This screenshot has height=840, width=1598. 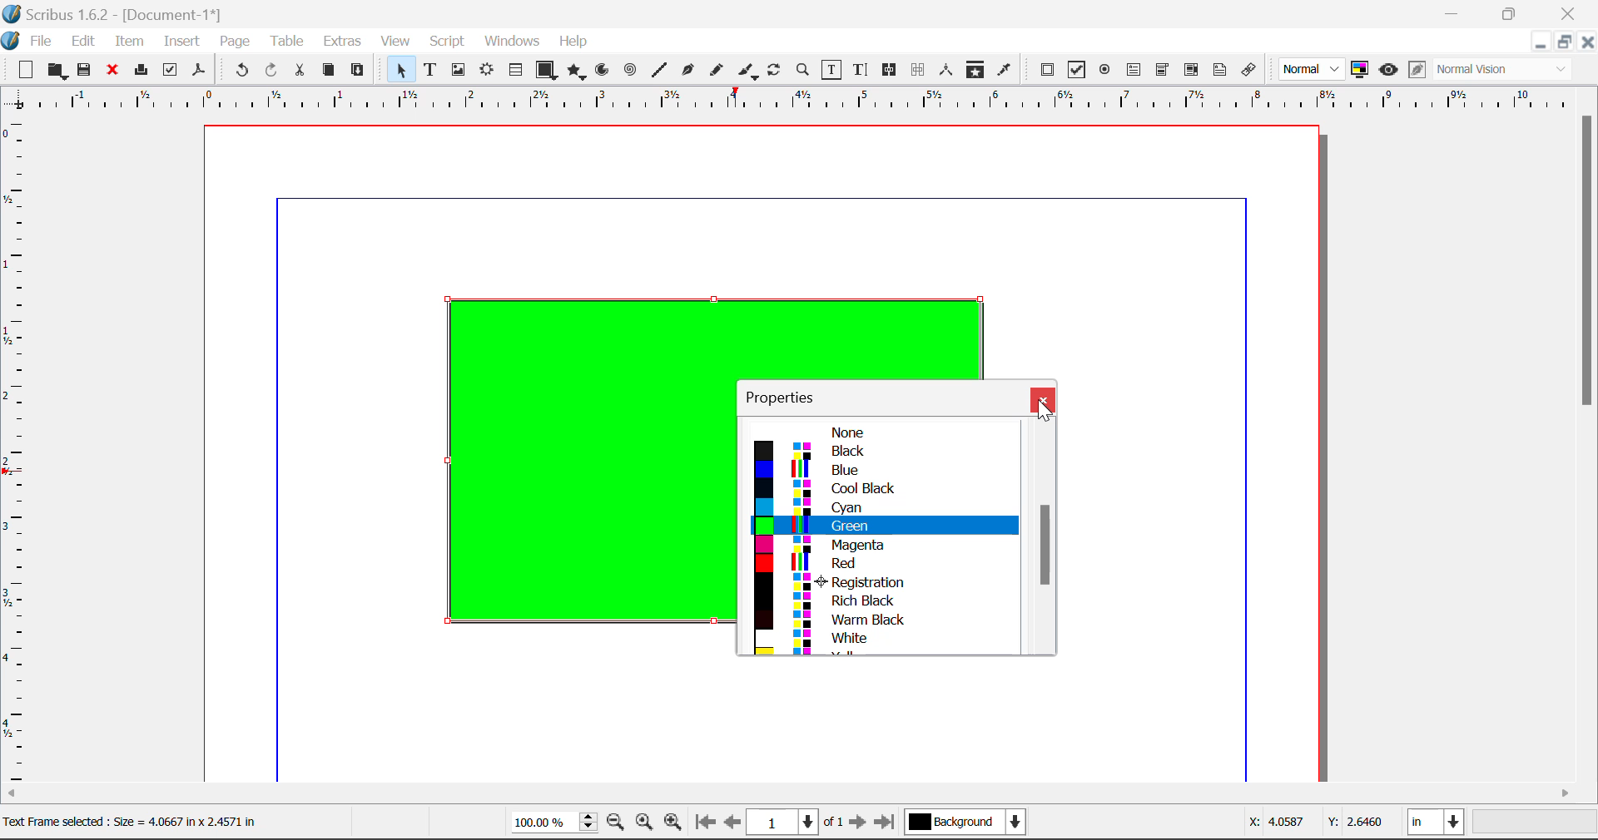 I want to click on Page, so click(x=234, y=42).